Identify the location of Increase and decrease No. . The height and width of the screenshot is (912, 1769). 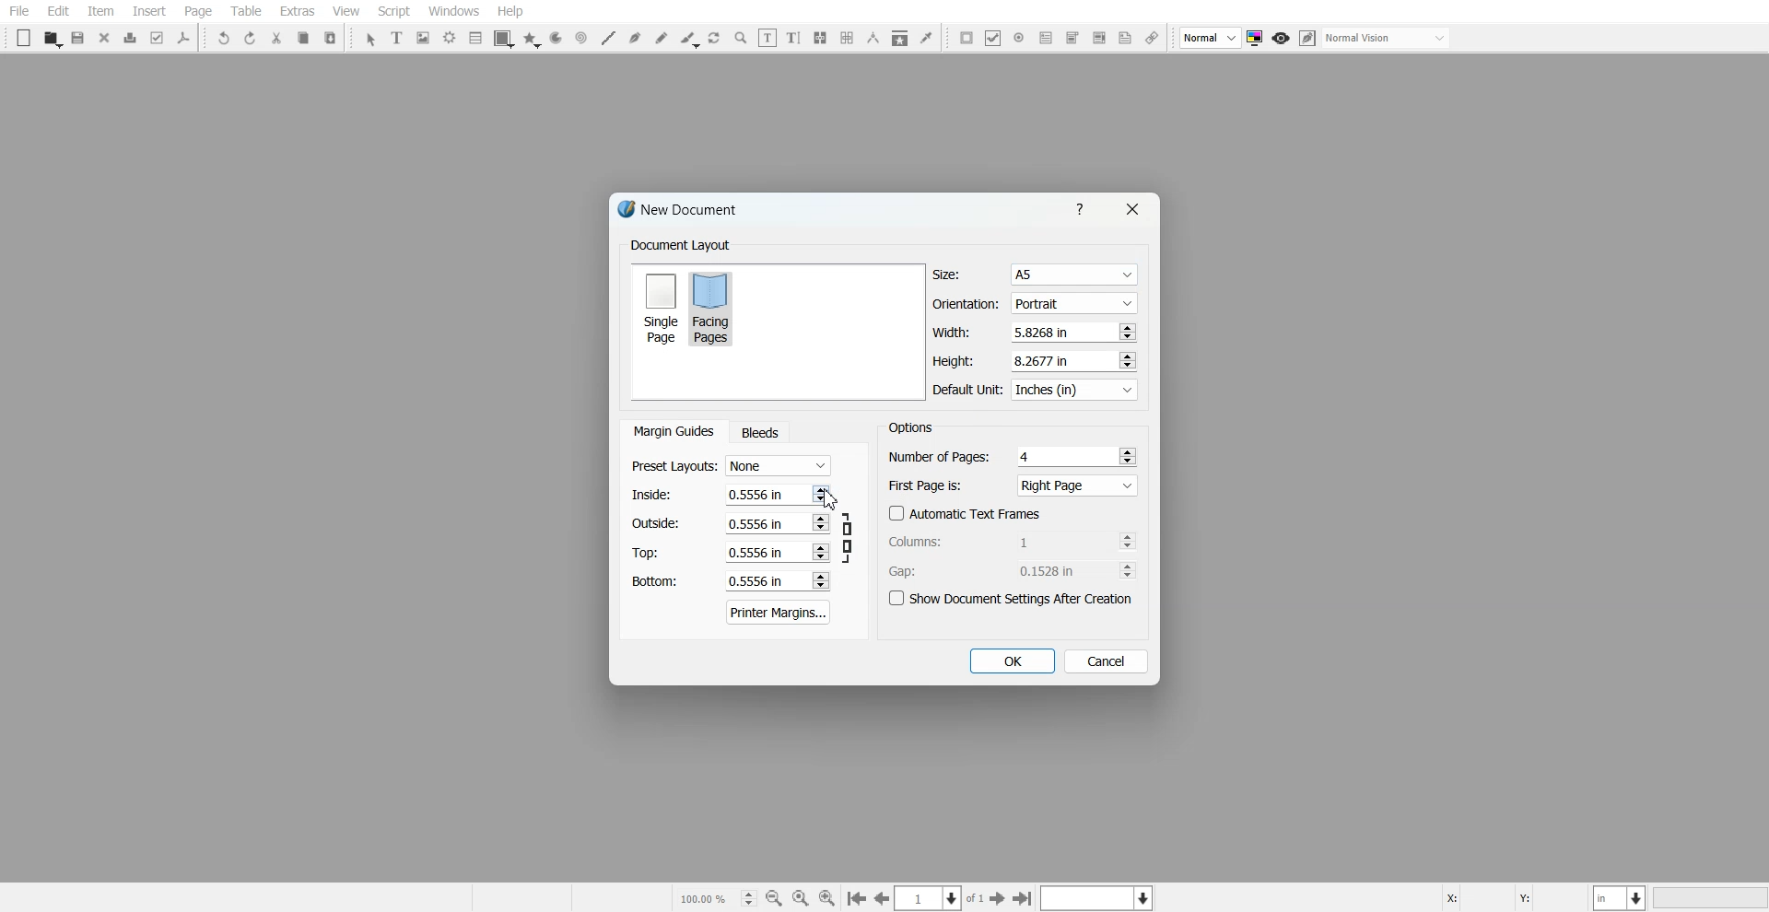
(820, 553).